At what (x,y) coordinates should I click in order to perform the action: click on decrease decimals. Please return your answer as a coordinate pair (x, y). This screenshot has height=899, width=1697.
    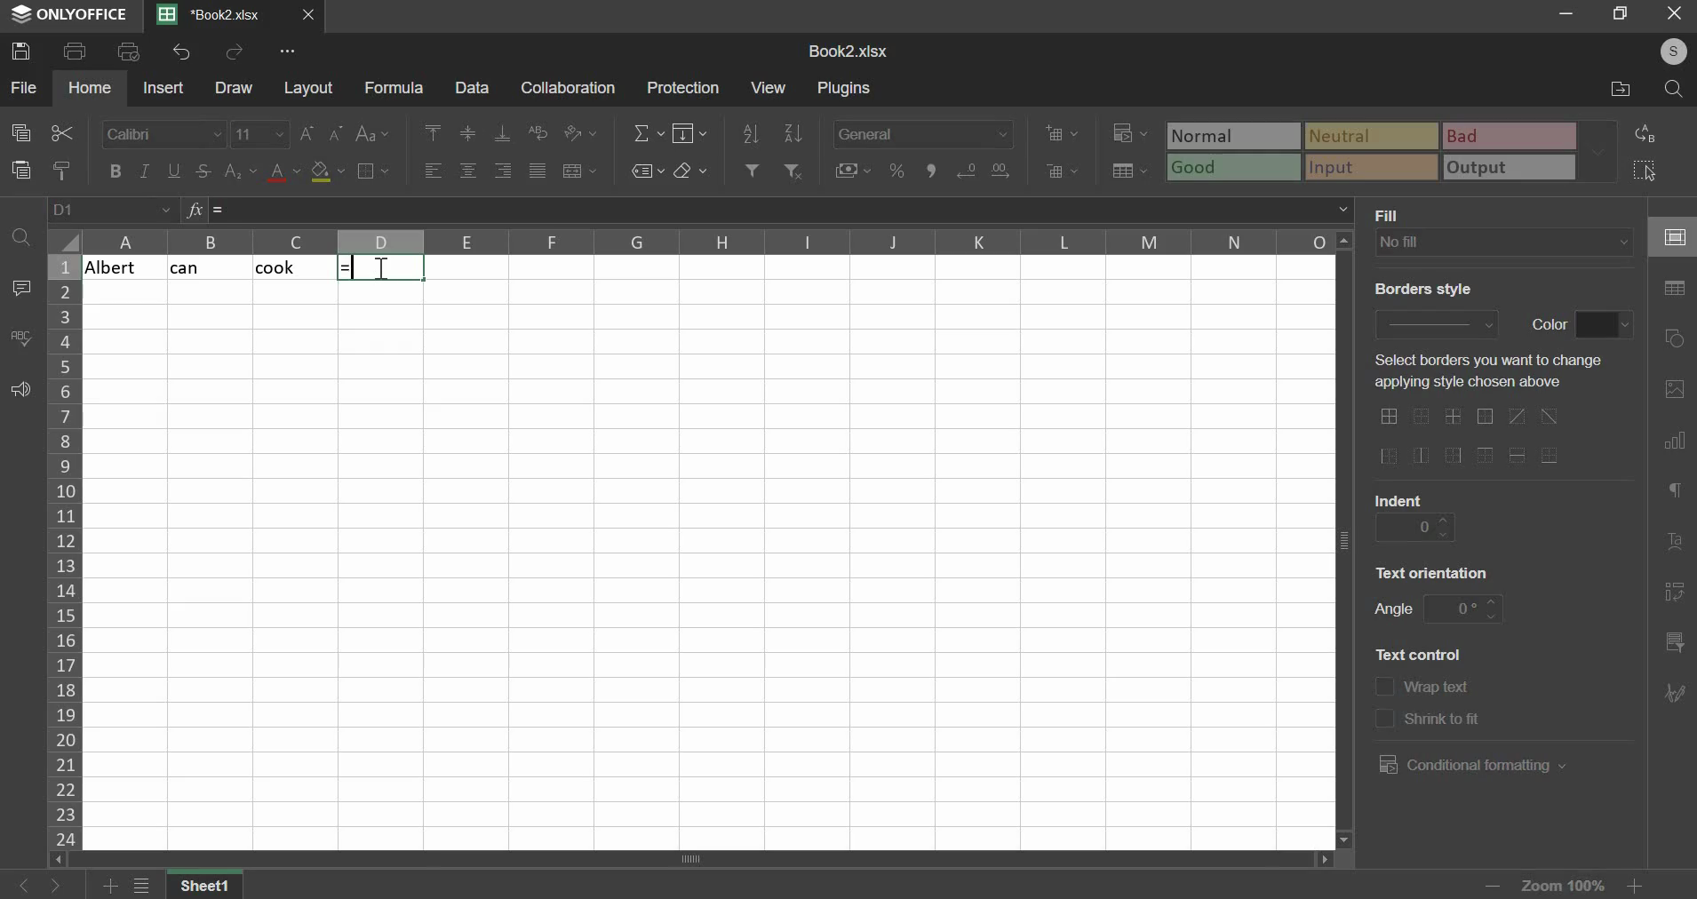
    Looking at the image, I should click on (1001, 168).